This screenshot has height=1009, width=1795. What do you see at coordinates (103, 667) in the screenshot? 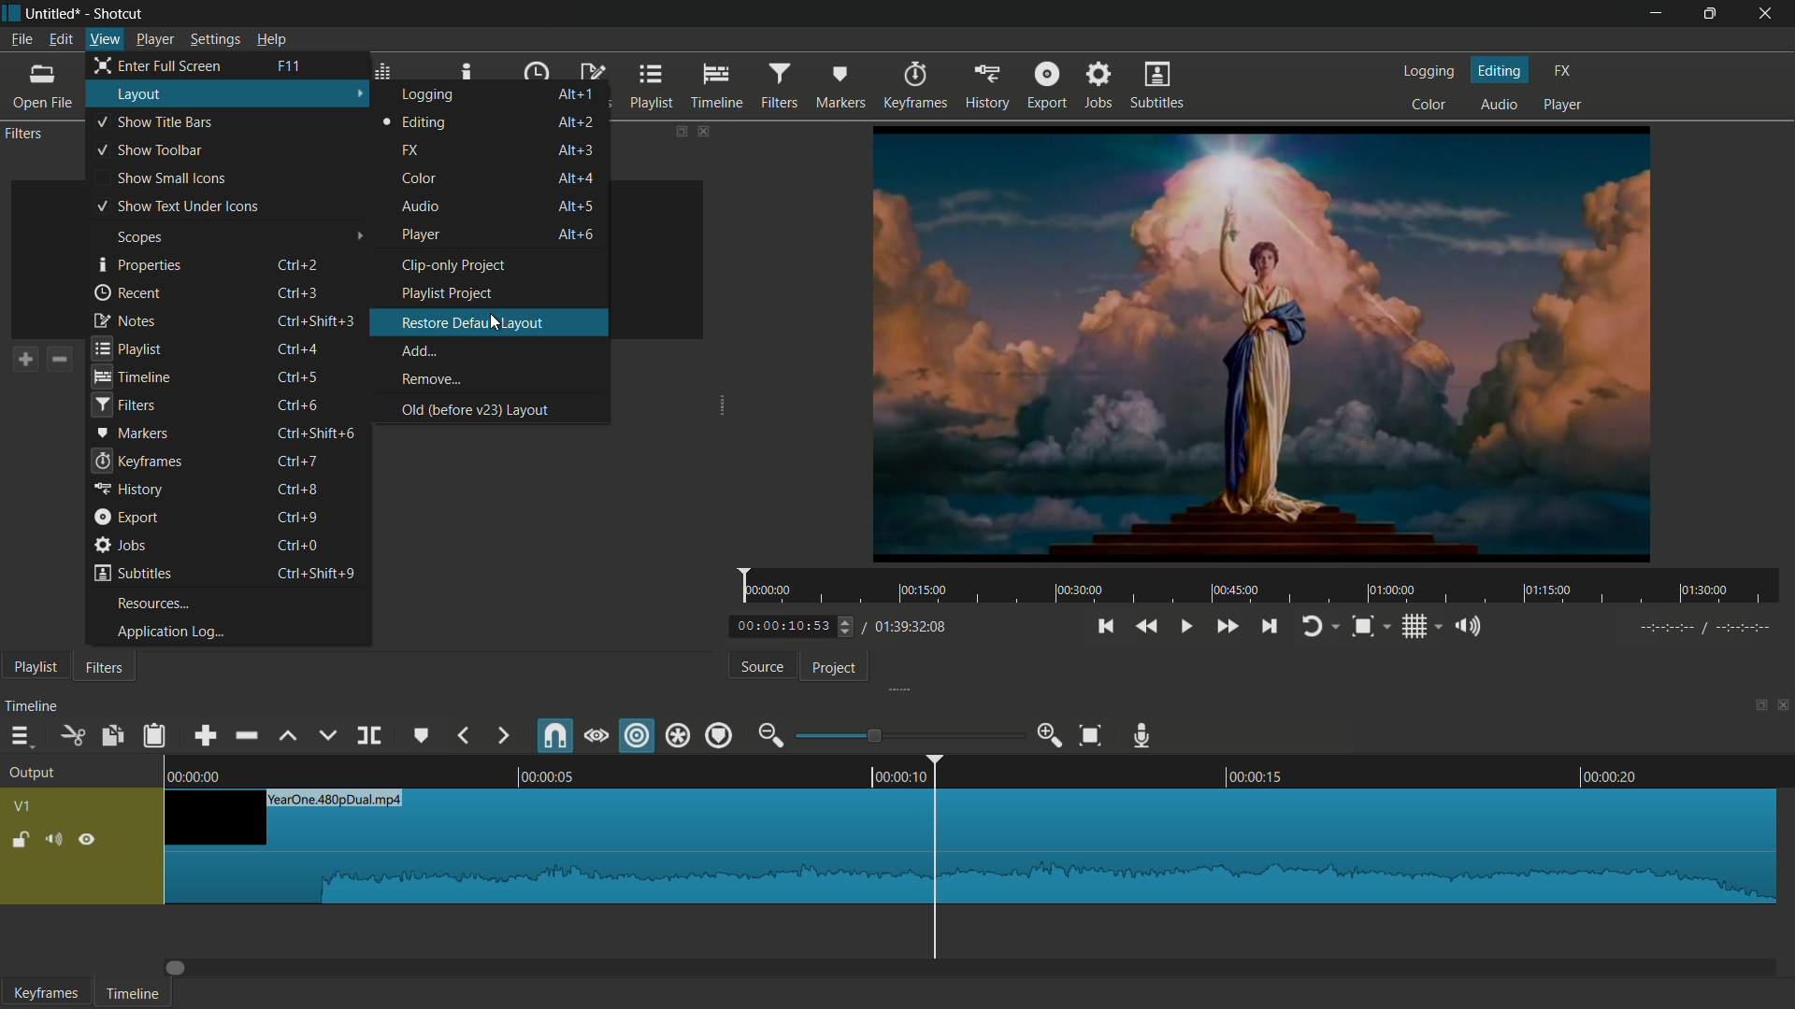
I see `filters` at bounding box center [103, 667].